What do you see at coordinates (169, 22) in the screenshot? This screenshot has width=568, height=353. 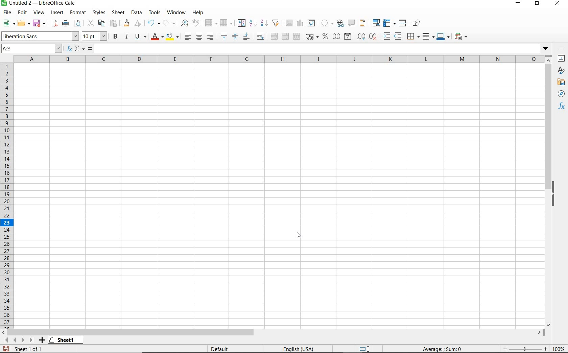 I see `REDO` at bounding box center [169, 22].